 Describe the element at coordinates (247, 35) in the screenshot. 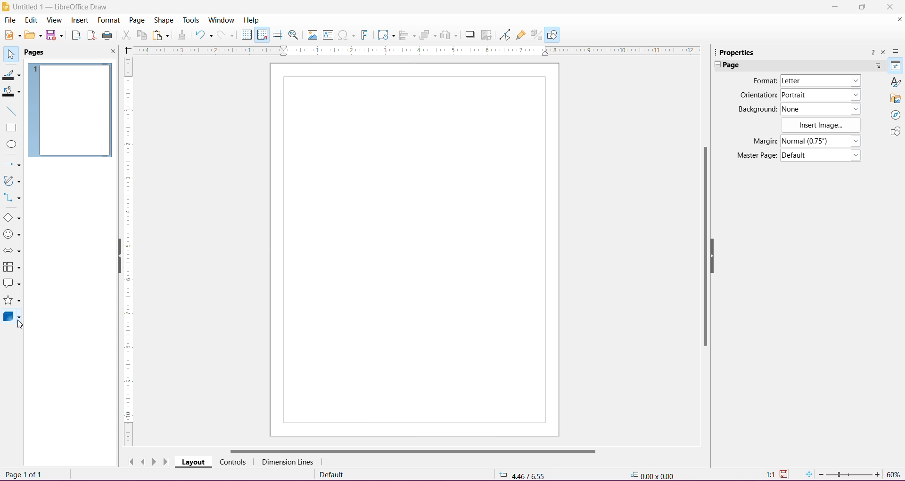

I see `Display Grid` at that location.